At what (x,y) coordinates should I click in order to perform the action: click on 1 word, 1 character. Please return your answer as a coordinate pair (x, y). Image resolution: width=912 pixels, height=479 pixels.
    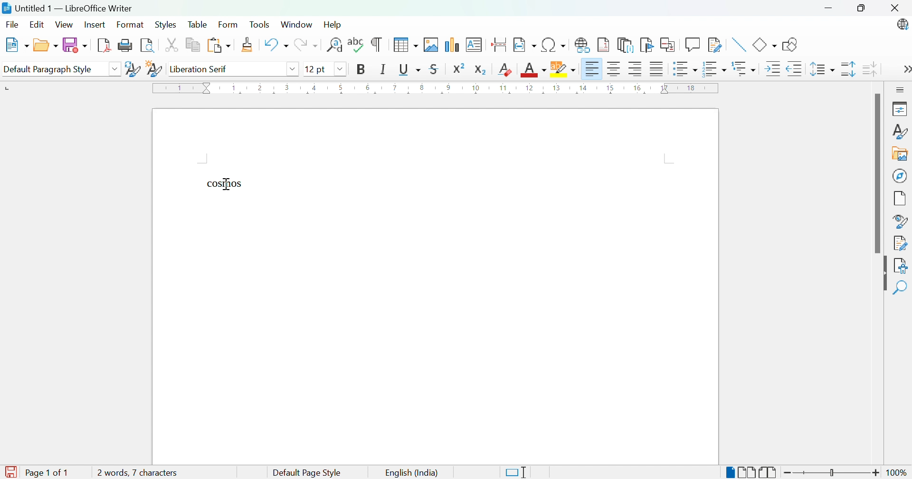
    Looking at the image, I should click on (134, 474).